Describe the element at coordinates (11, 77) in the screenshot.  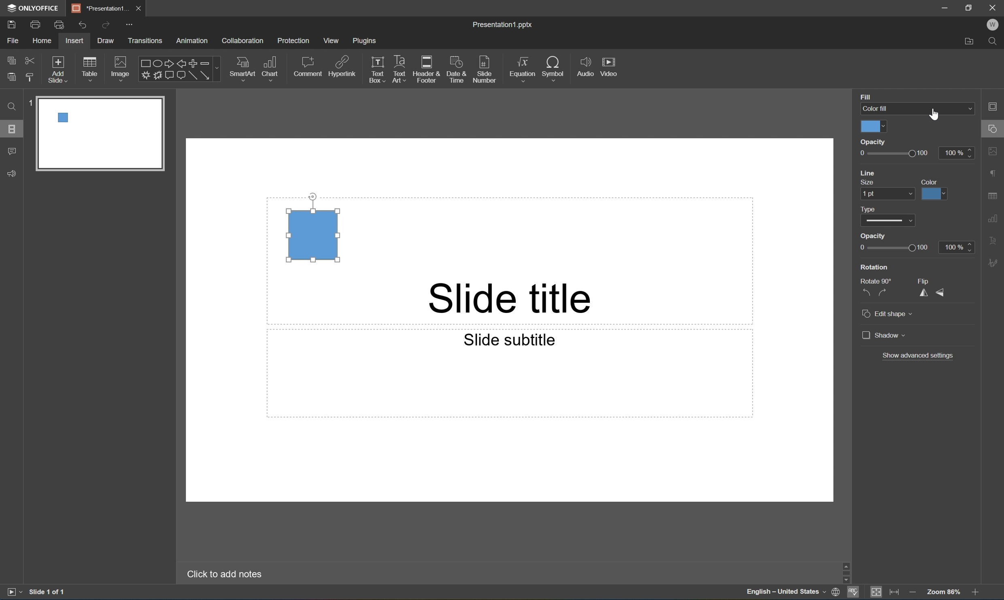
I see `Paste` at that location.